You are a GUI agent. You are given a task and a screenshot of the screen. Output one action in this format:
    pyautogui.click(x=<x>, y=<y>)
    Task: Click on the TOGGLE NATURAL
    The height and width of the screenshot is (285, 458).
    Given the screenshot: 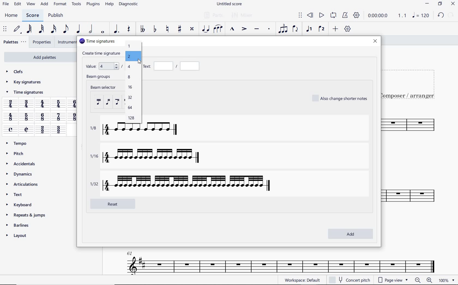 What is the action you would take?
    pyautogui.click(x=168, y=29)
    